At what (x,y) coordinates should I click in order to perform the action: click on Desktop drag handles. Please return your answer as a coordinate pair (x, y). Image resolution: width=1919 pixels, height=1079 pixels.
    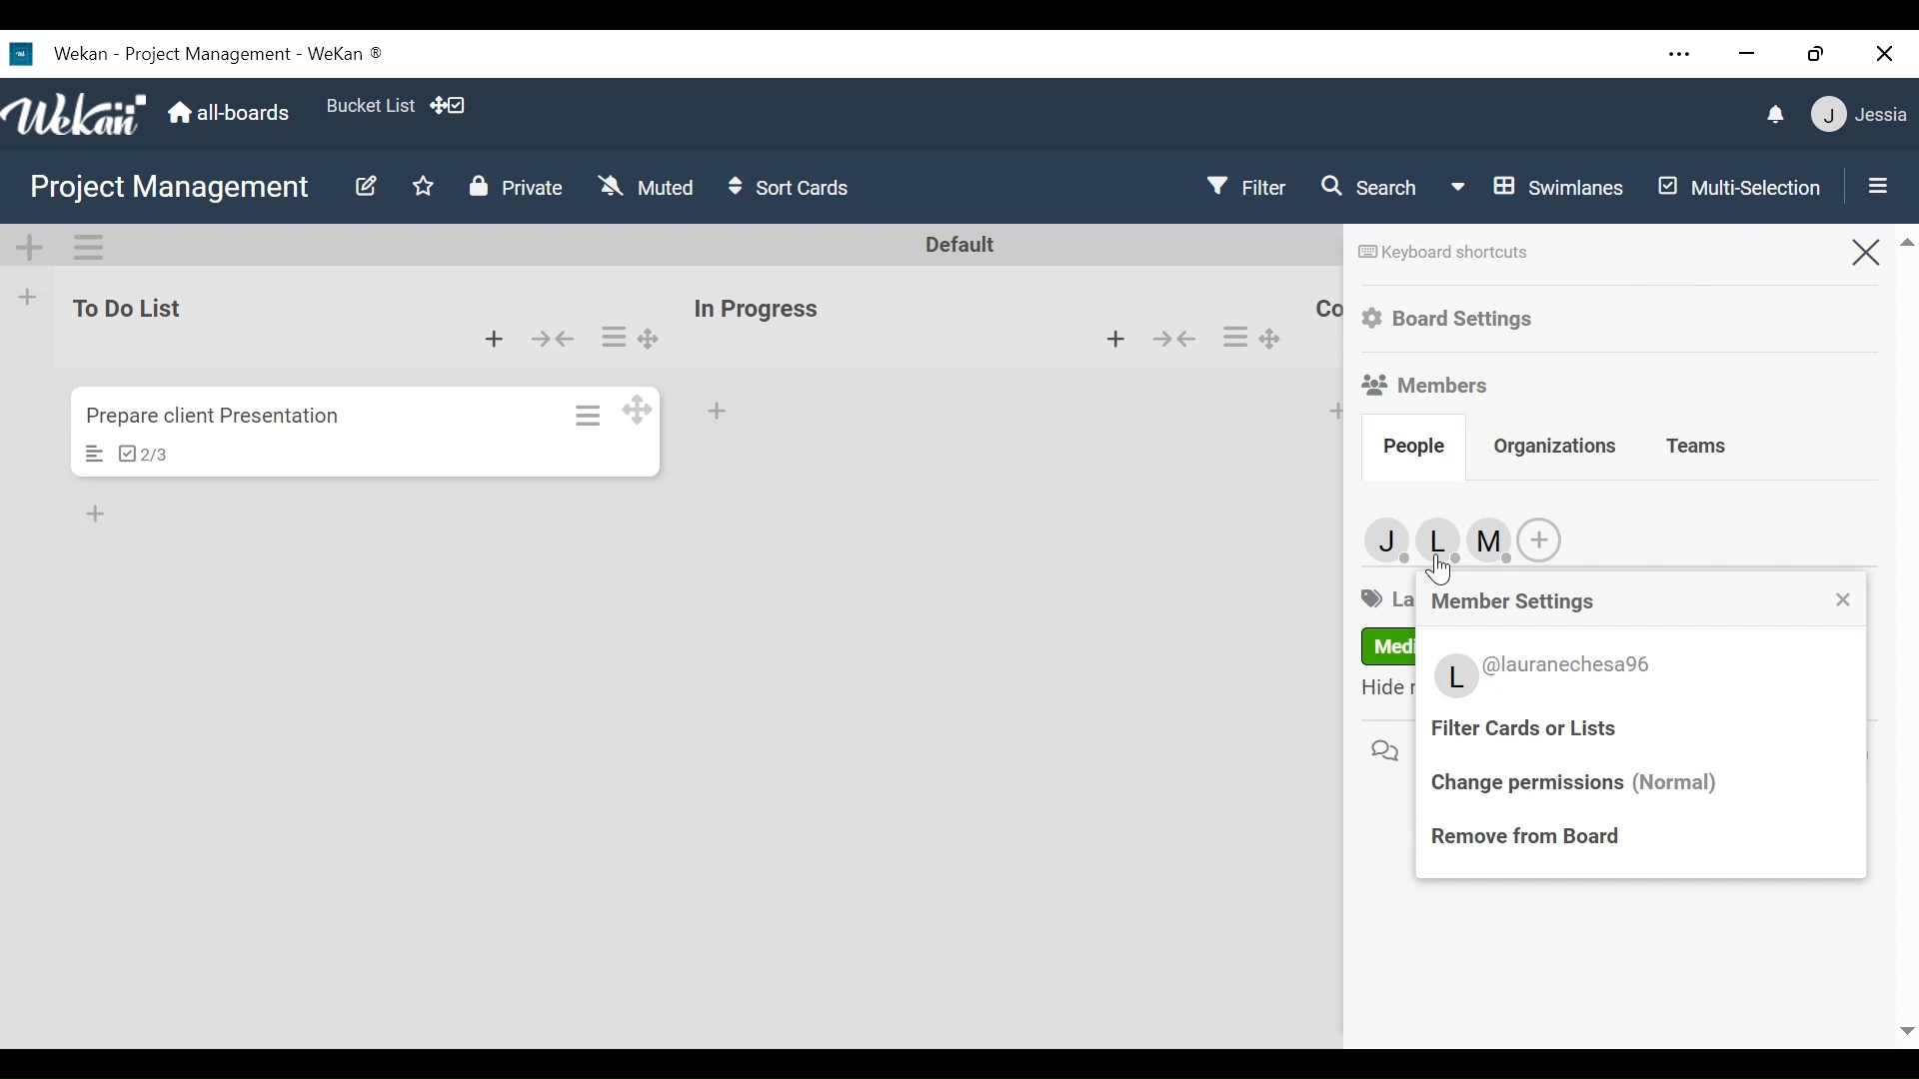
    Looking at the image, I should click on (652, 339).